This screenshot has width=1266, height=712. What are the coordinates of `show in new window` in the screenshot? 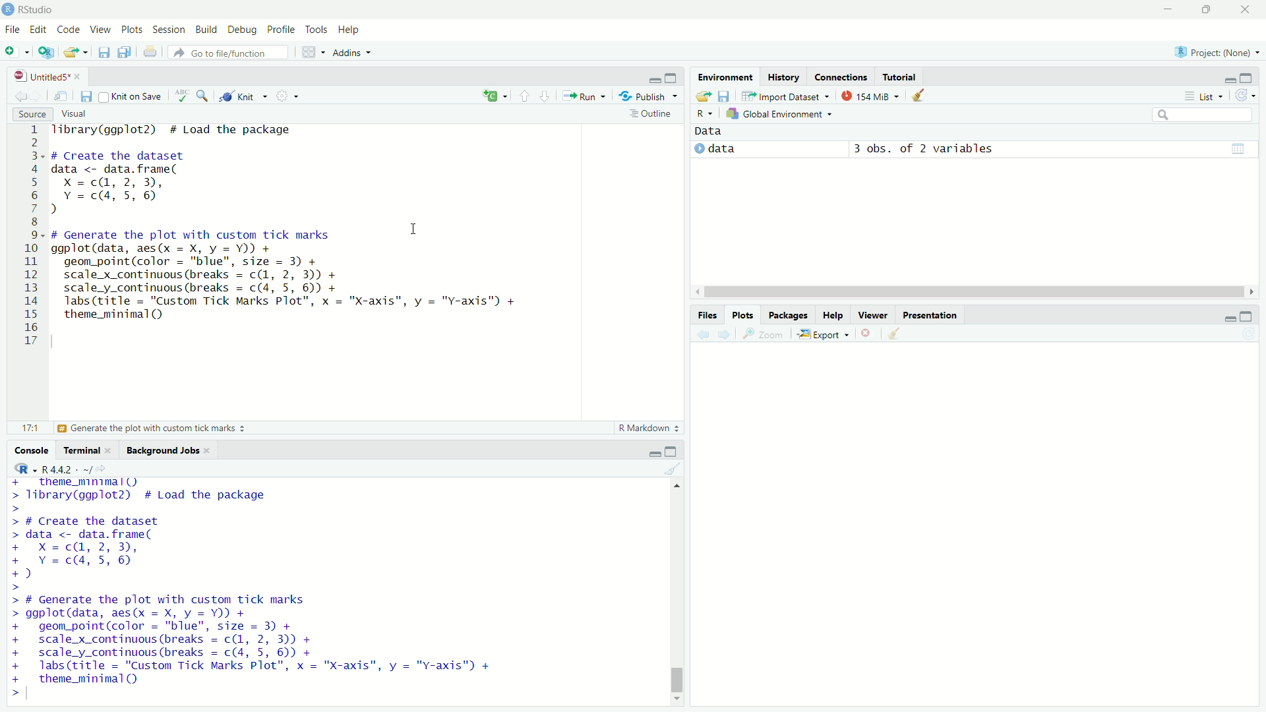 It's located at (63, 96).